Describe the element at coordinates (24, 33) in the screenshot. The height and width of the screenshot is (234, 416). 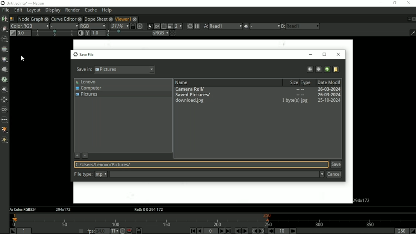
I see `Gain` at that location.